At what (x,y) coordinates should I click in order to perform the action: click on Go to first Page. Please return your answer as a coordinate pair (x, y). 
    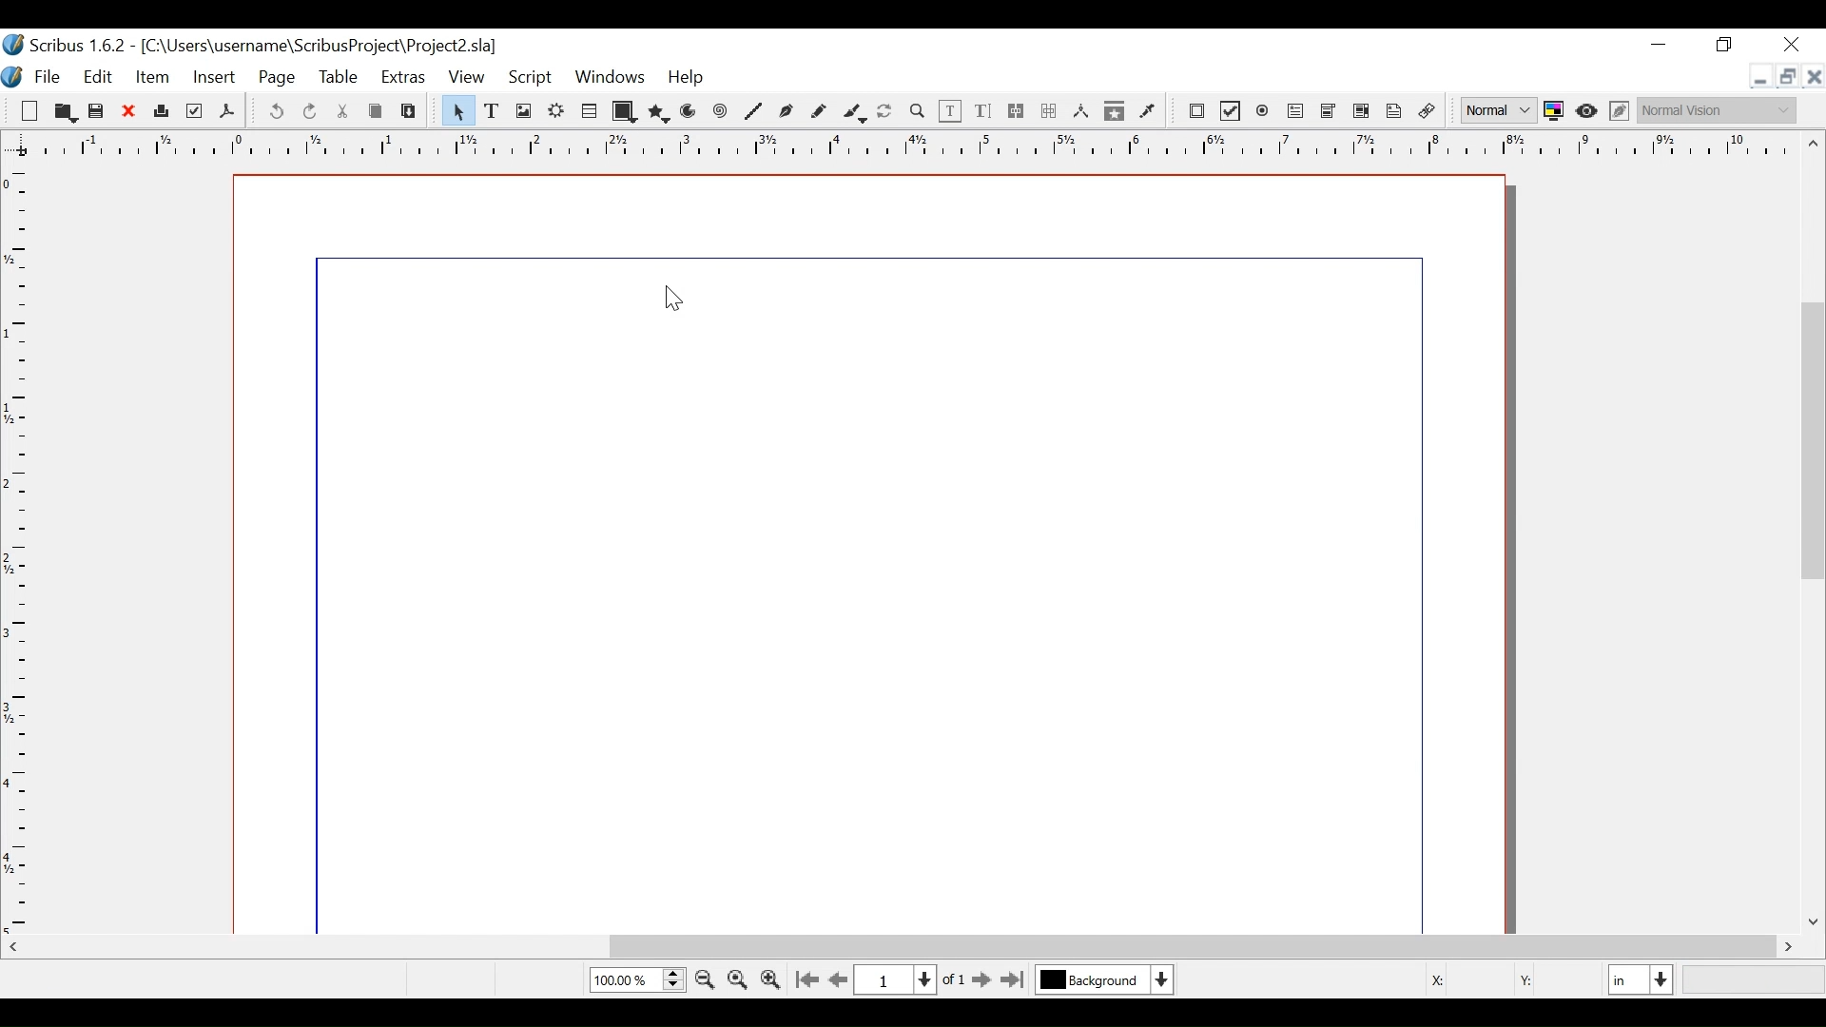
    Looking at the image, I should click on (809, 979).